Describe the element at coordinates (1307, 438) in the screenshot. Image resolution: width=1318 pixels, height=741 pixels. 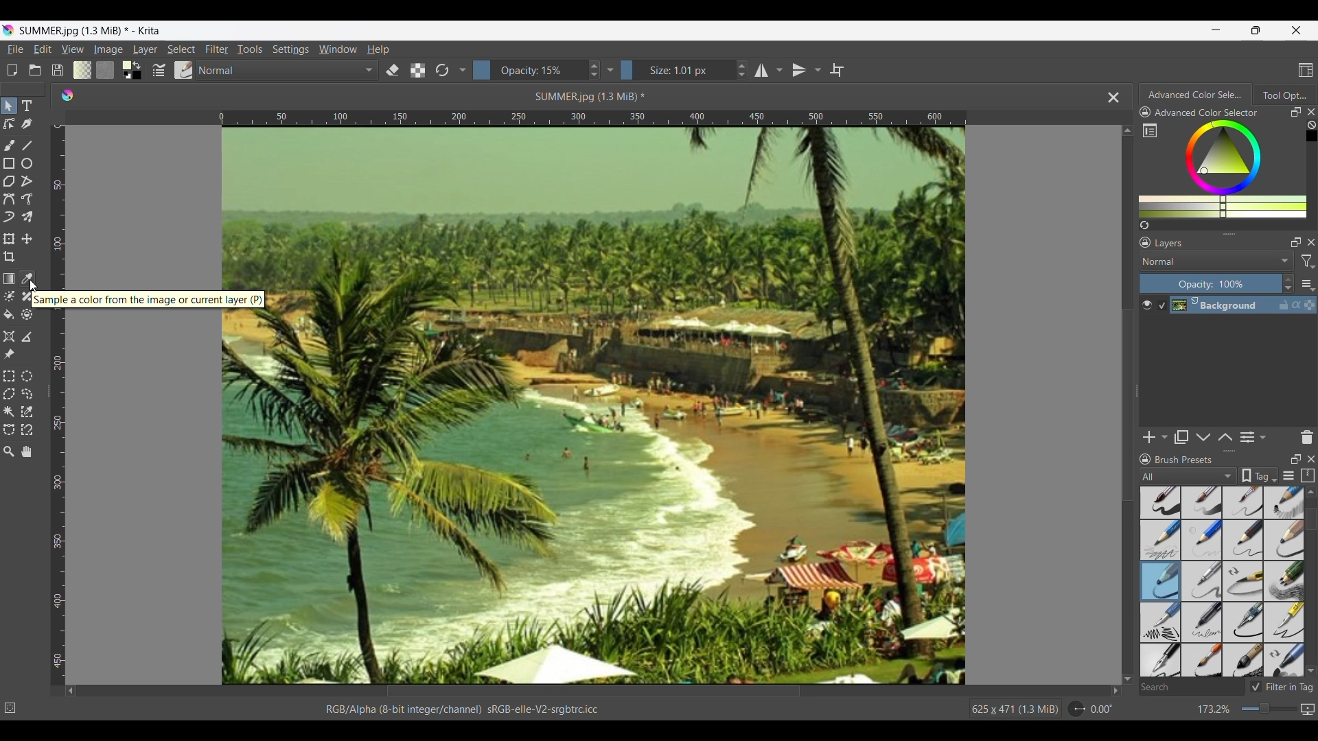
I see `Delete presets` at that location.